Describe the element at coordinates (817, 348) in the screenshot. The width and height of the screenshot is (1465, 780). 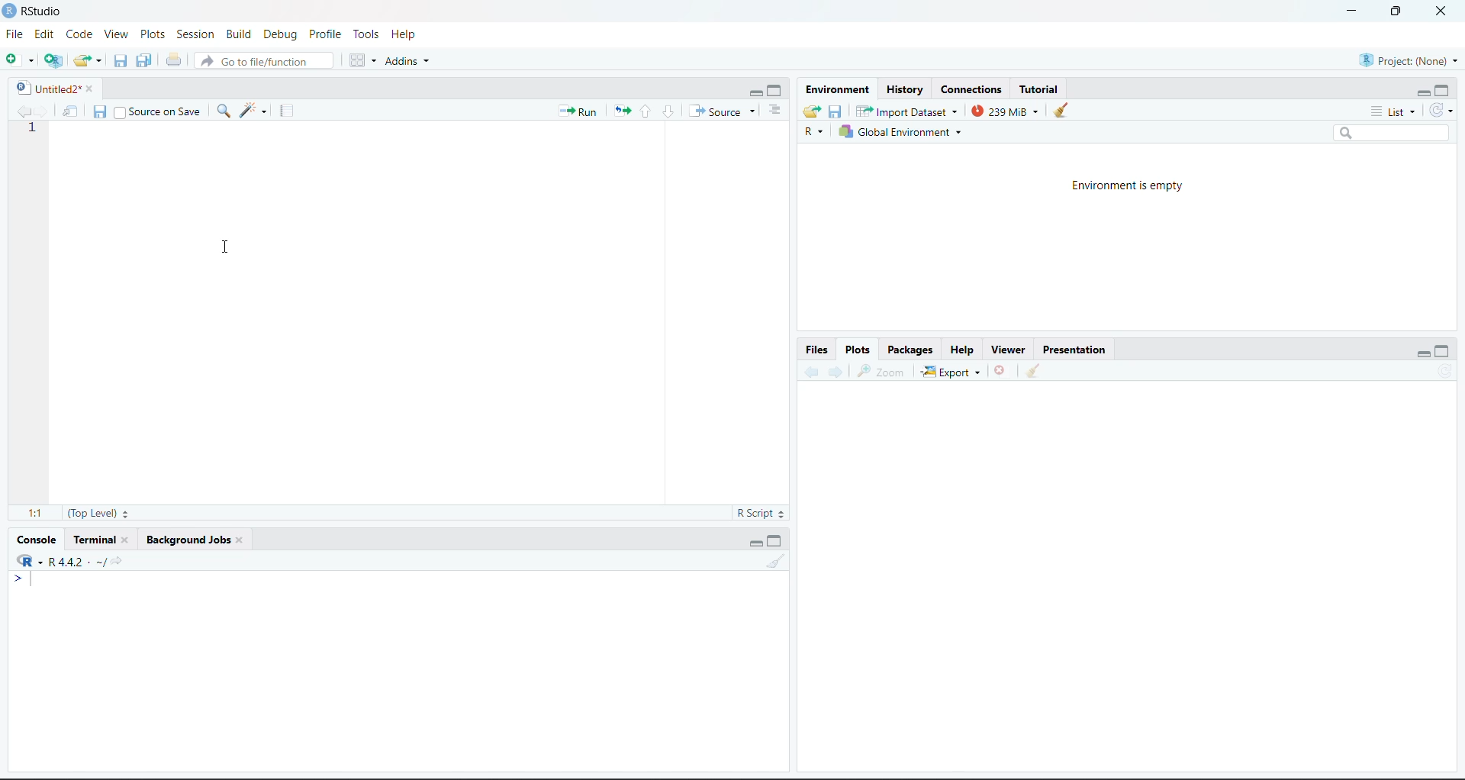
I see `Files` at that location.